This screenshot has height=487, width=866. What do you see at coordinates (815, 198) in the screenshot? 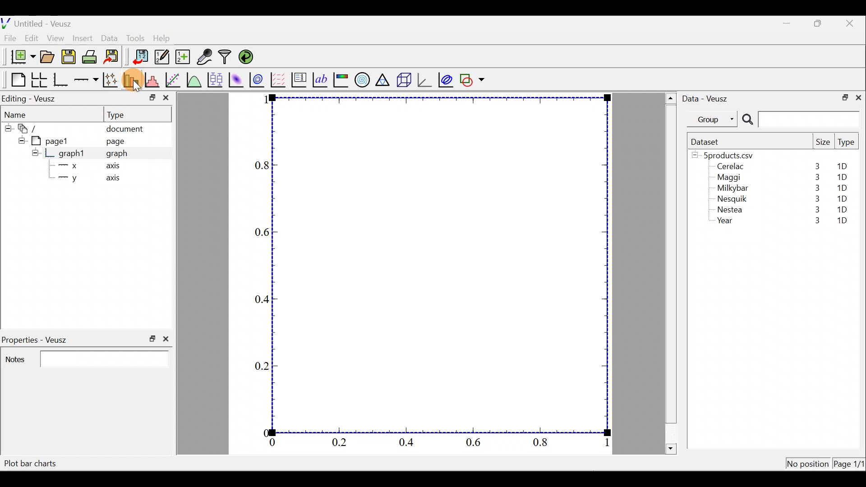
I see `3` at bounding box center [815, 198].